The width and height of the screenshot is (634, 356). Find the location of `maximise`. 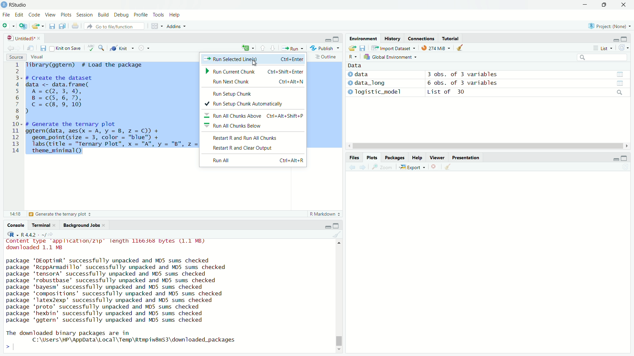

maximise is located at coordinates (604, 5).